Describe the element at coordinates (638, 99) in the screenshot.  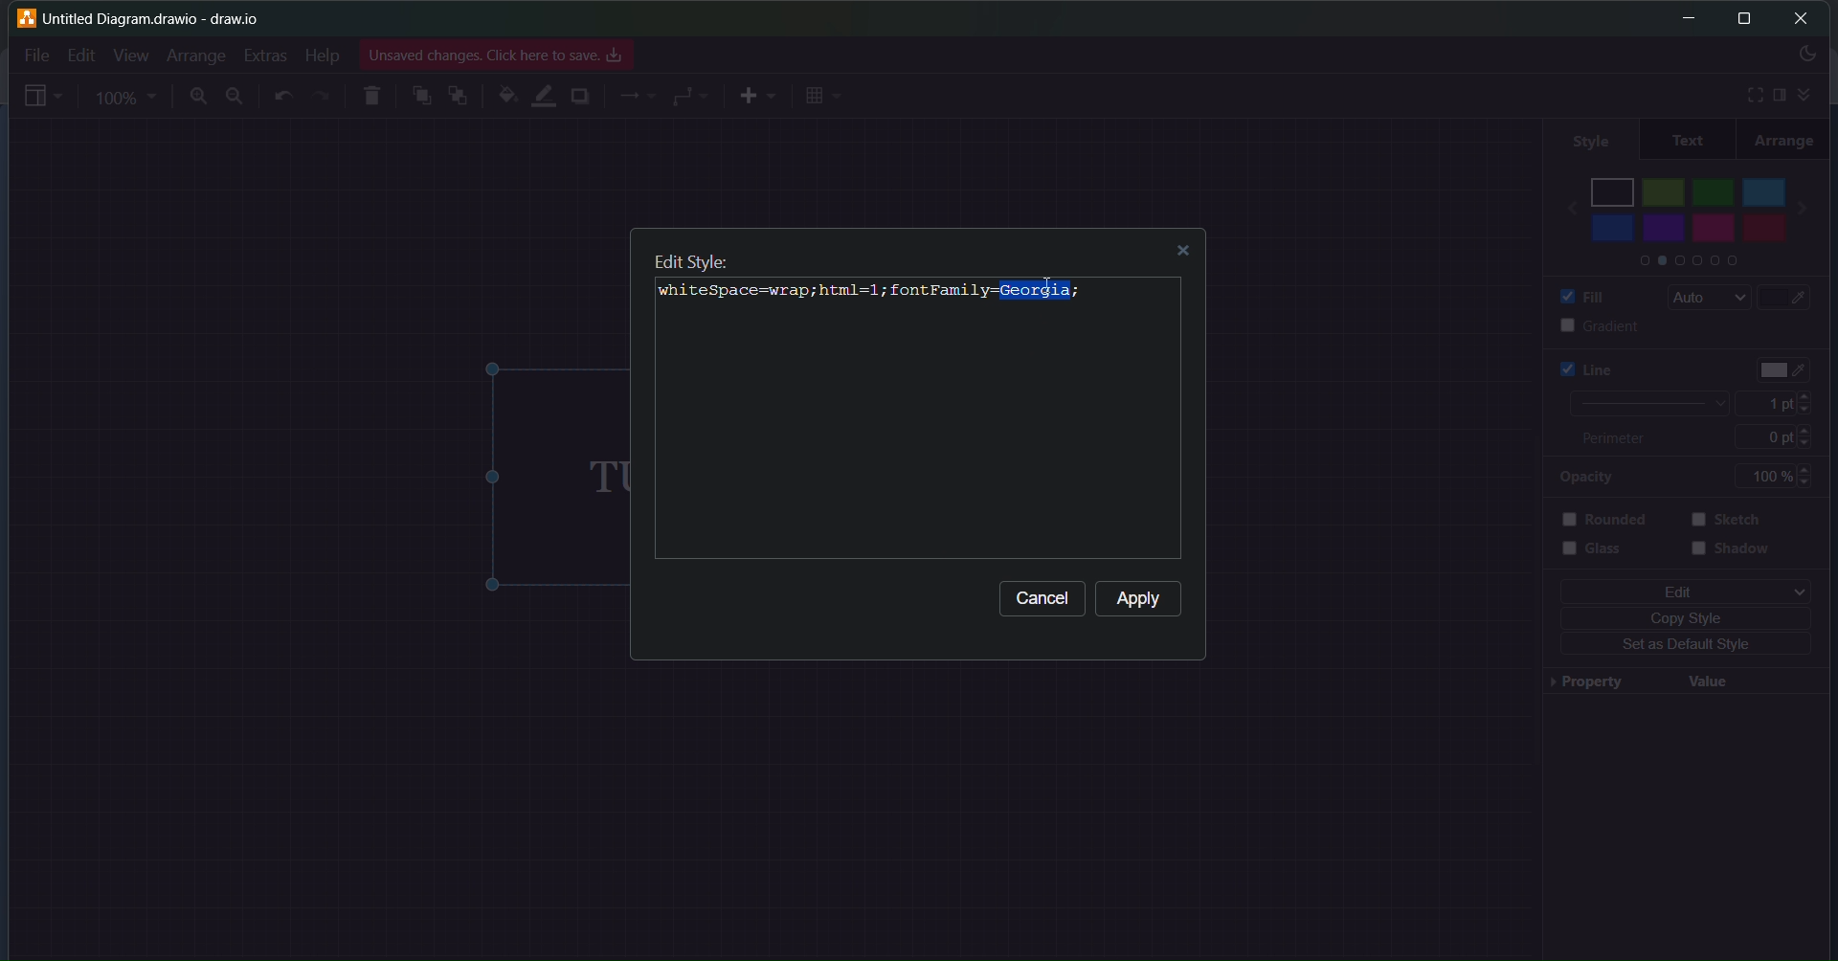
I see `lines` at that location.